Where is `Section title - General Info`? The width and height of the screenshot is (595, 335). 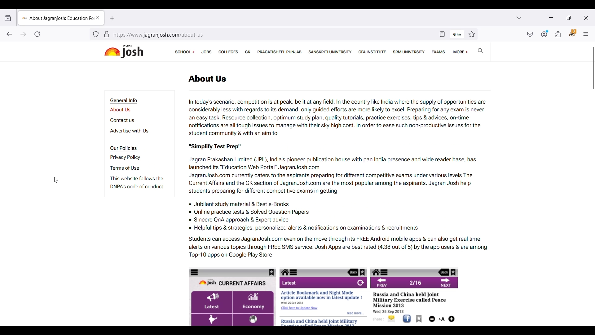 Section title - General Info is located at coordinates (125, 101).